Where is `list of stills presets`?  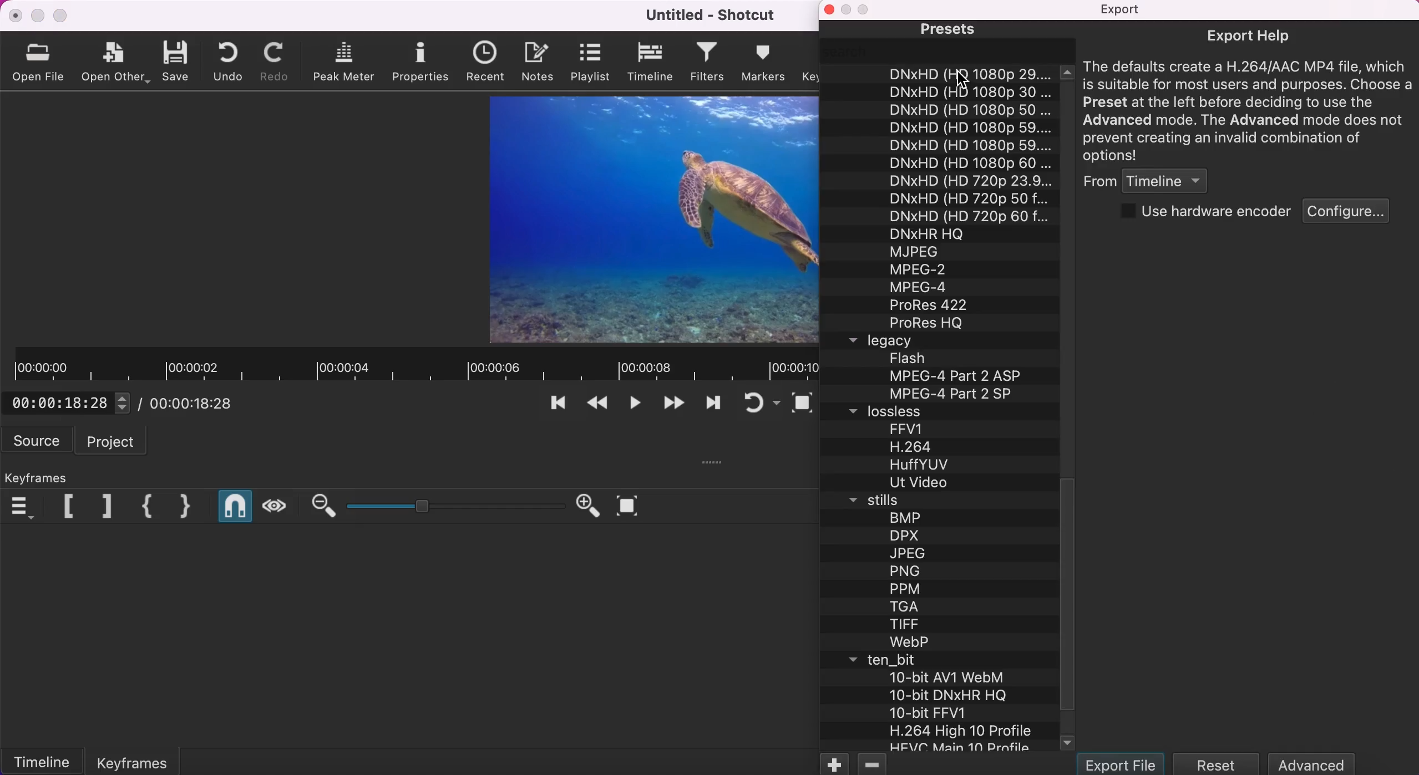
list of stills presets is located at coordinates (919, 579).